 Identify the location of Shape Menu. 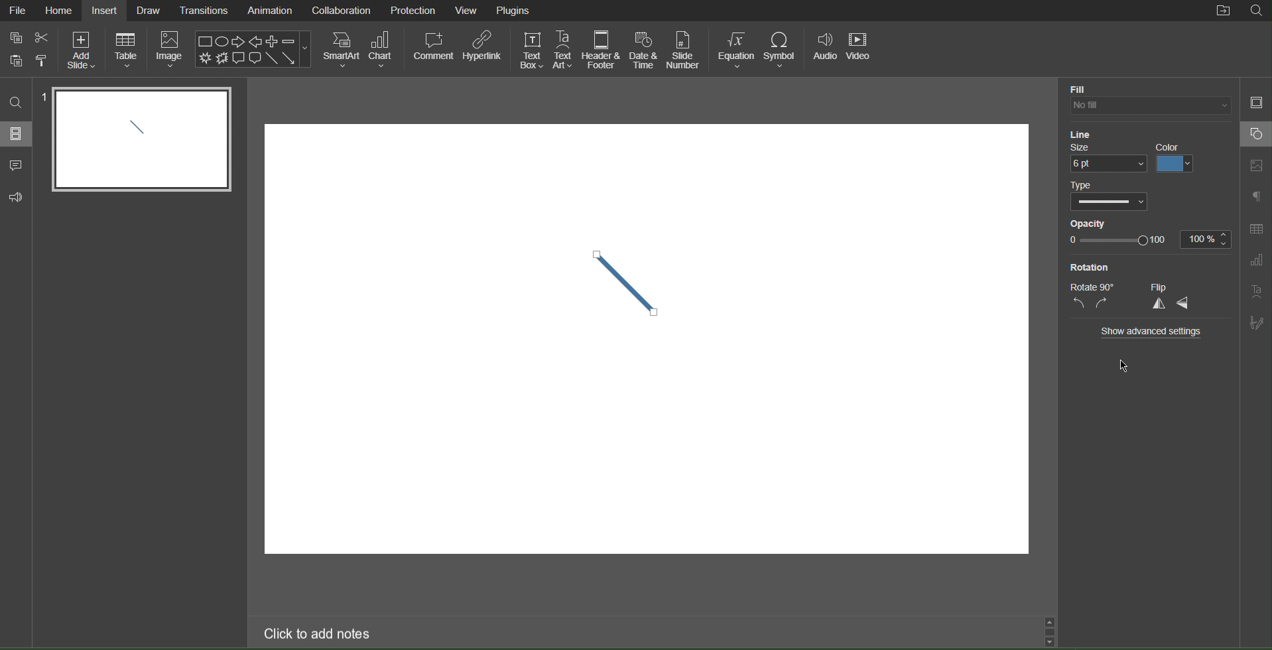
(253, 48).